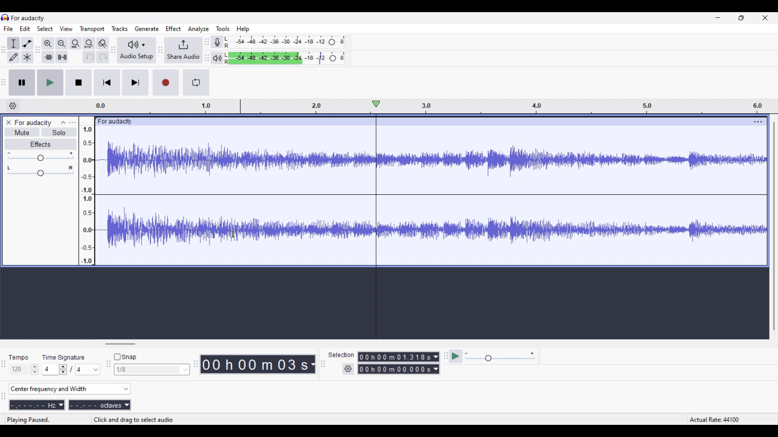 Image resolution: width=778 pixels, height=437 pixels. What do you see at coordinates (28, 18) in the screenshot?
I see `Software name` at bounding box center [28, 18].